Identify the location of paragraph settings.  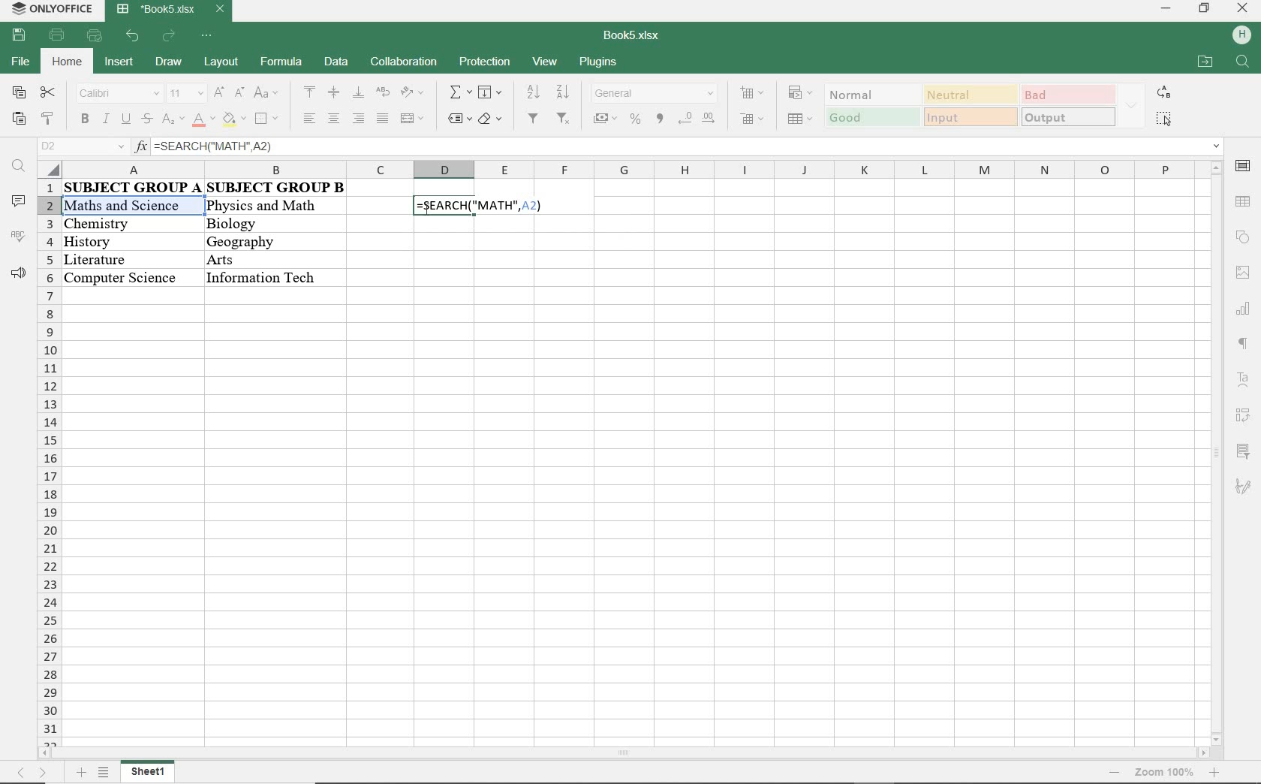
(1243, 343).